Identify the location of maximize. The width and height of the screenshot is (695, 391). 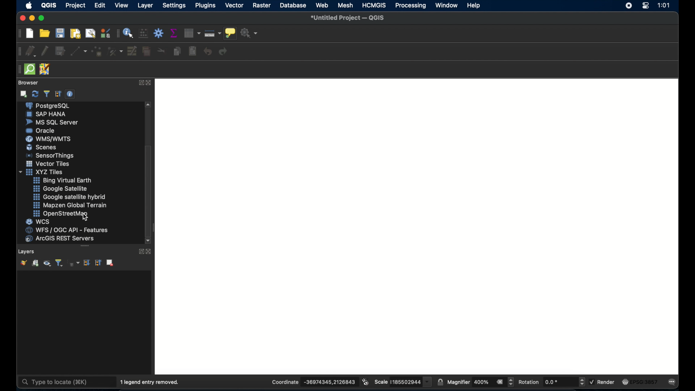
(42, 18).